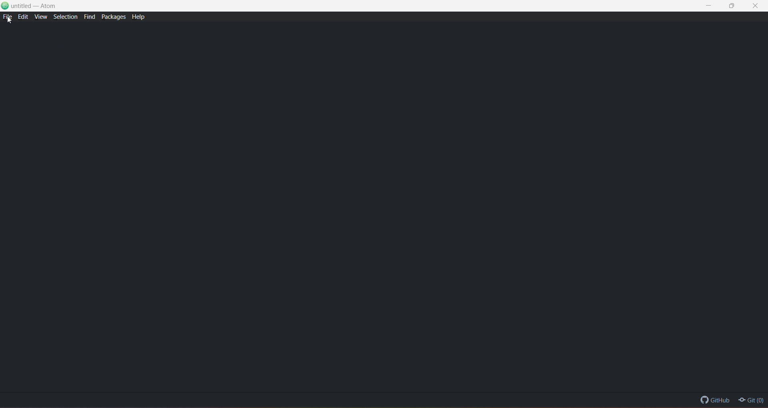  What do you see at coordinates (114, 17) in the screenshot?
I see `Packages` at bounding box center [114, 17].